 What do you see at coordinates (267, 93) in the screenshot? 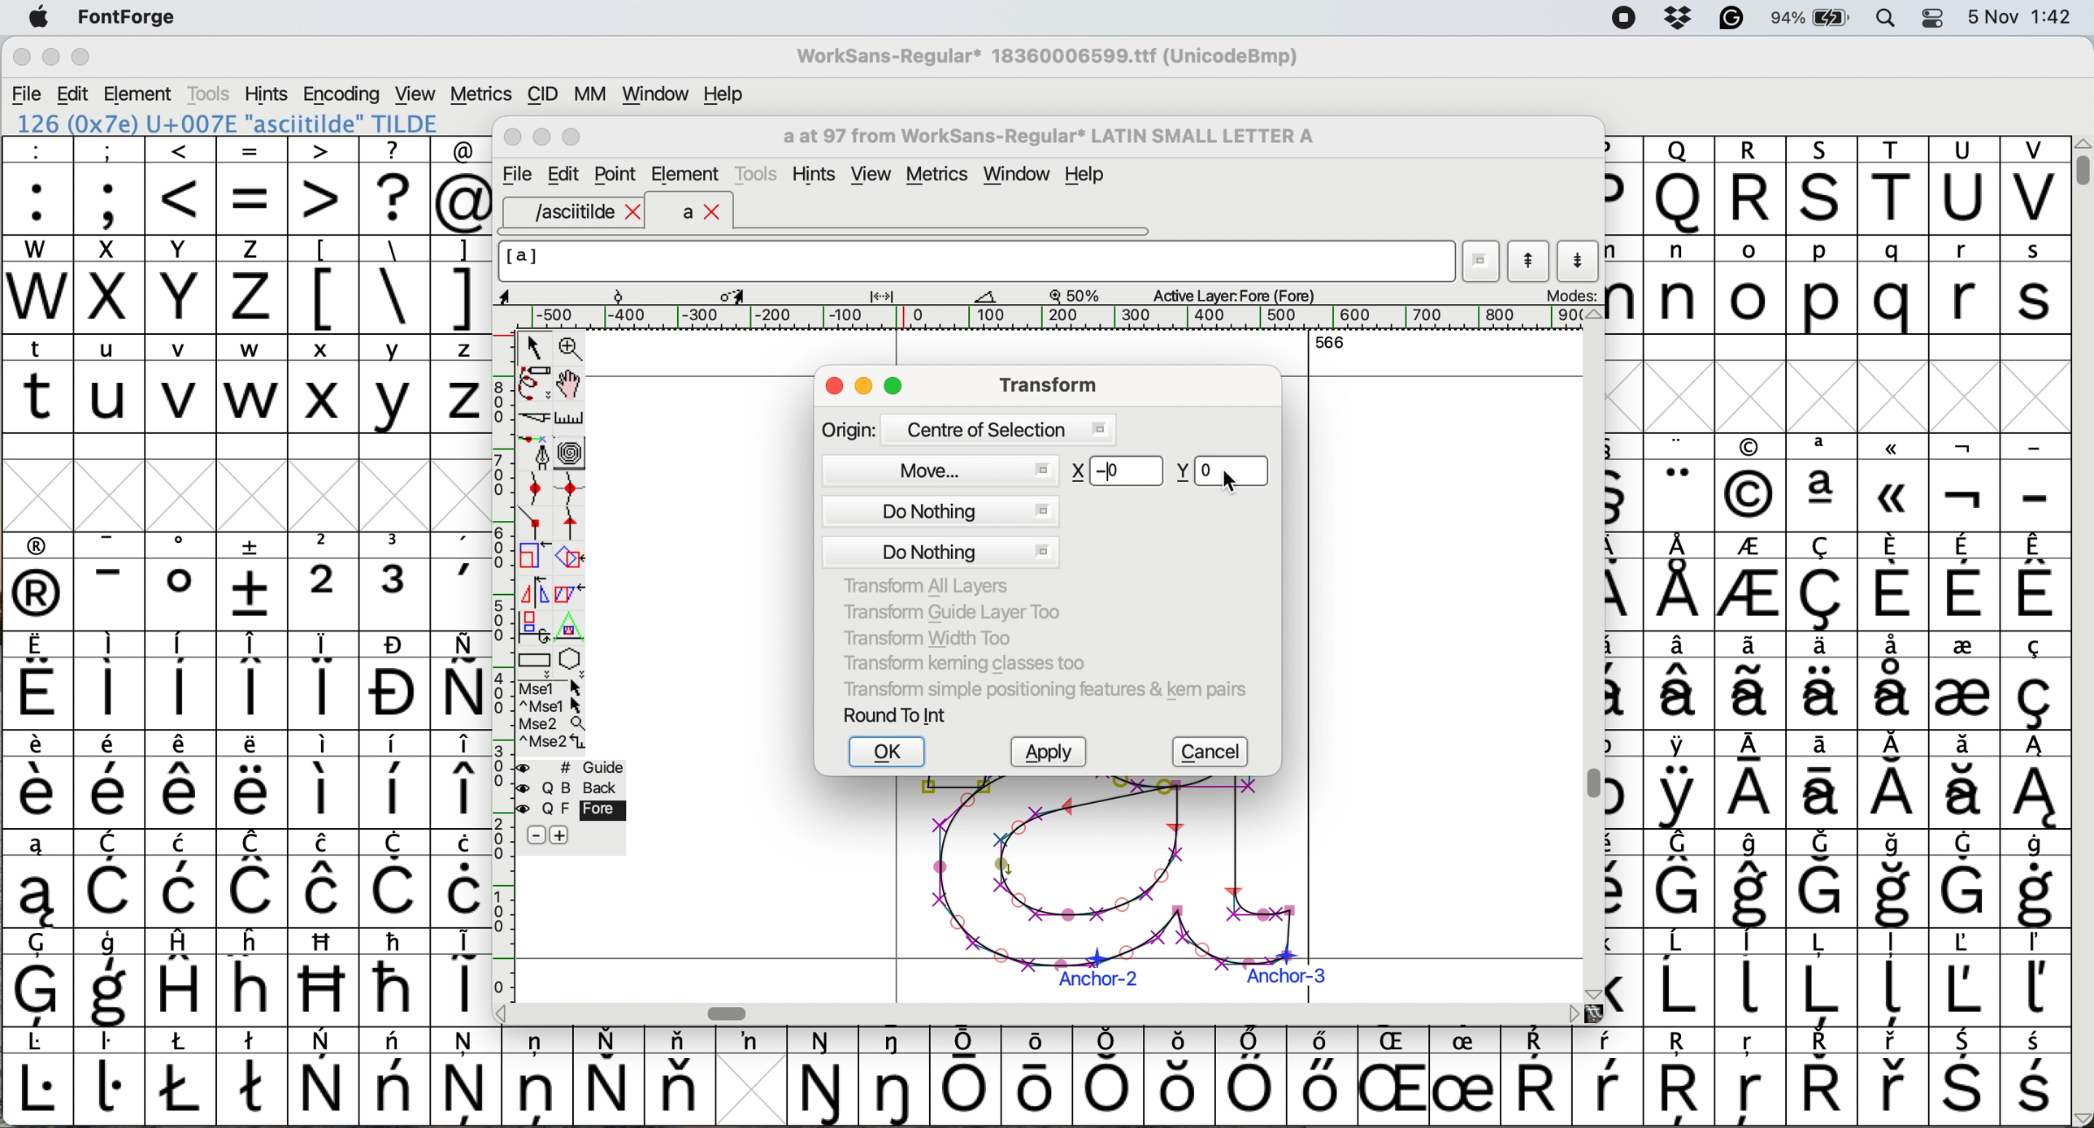
I see `hints` at bounding box center [267, 93].